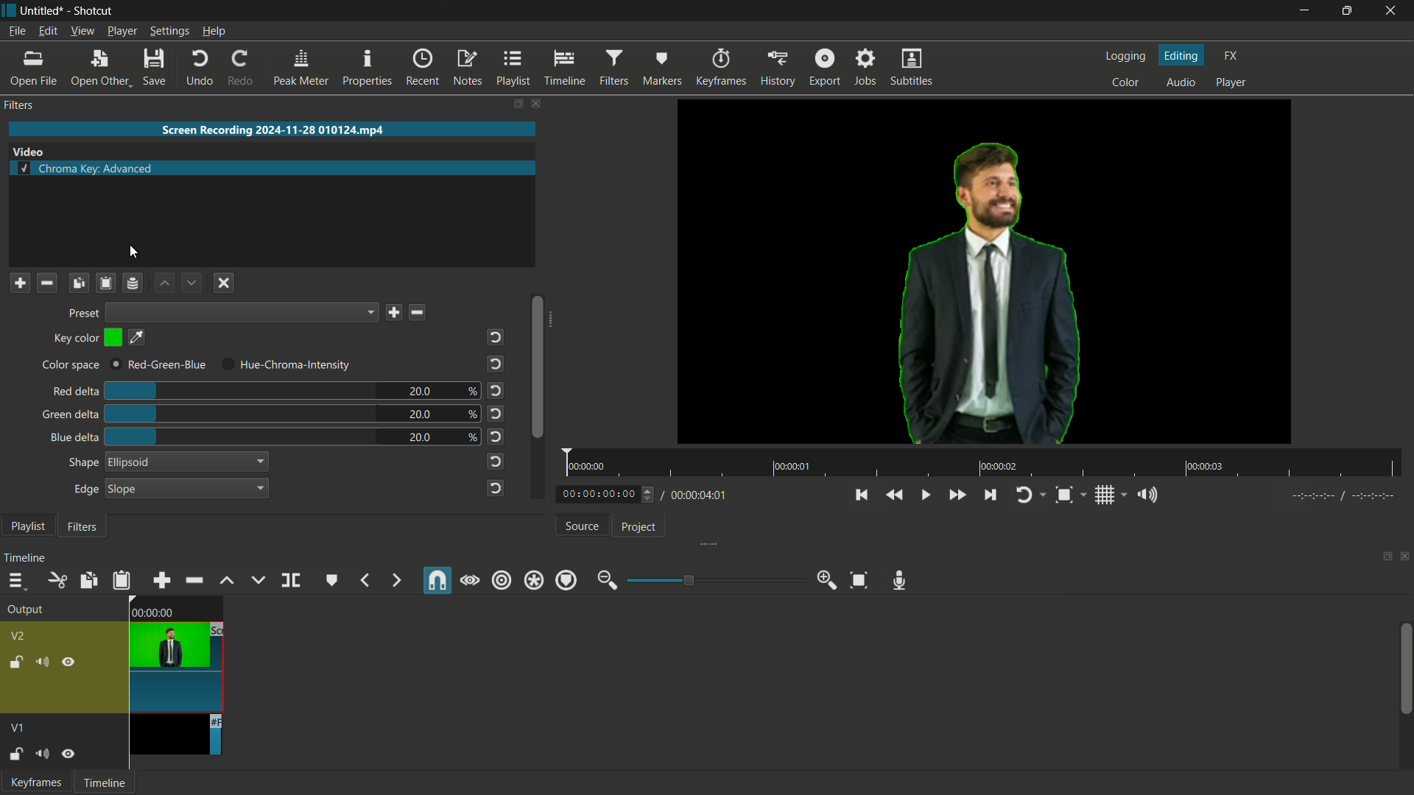 The image size is (1414, 795). What do you see at coordinates (82, 32) in the screenshot?
I see `view menu` at bounding box center [82, 32].